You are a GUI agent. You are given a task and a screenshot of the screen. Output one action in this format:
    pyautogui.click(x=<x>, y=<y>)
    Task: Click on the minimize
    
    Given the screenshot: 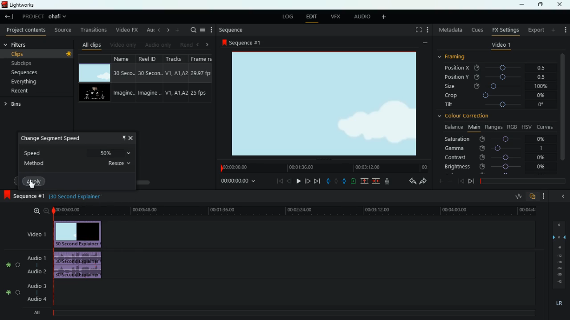 What is the action you would take?
    pyautogui.click(x=521, y=5)
    